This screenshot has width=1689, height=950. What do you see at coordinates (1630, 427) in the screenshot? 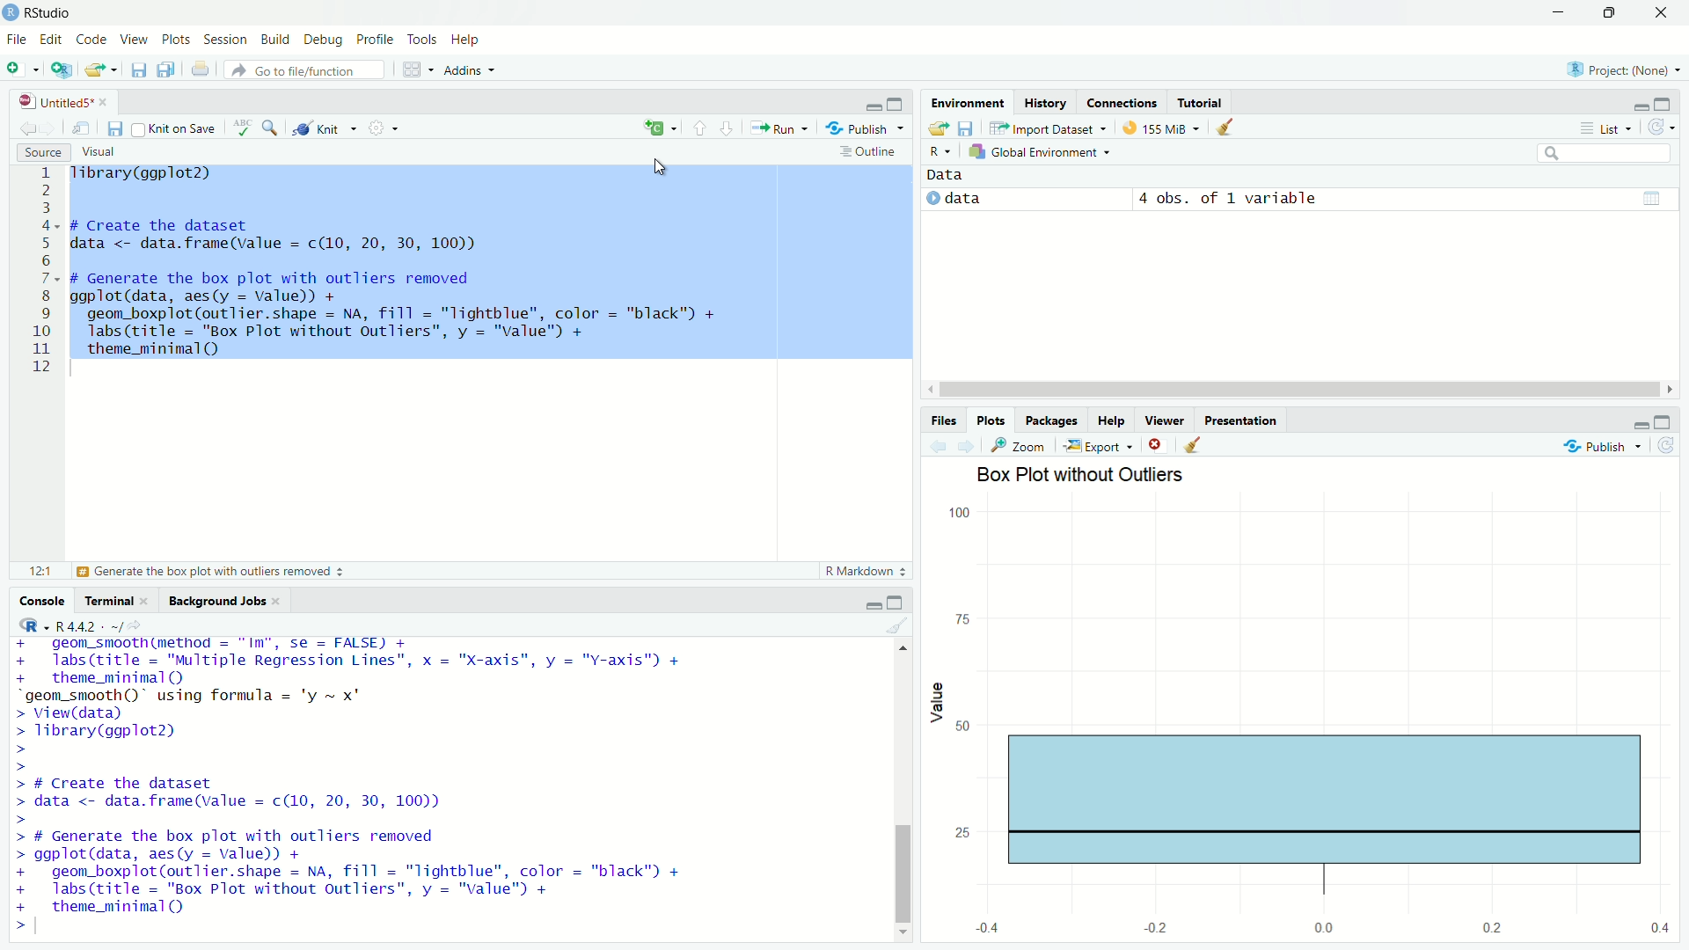
I see `minimise` at bounding box center [1630, 427].